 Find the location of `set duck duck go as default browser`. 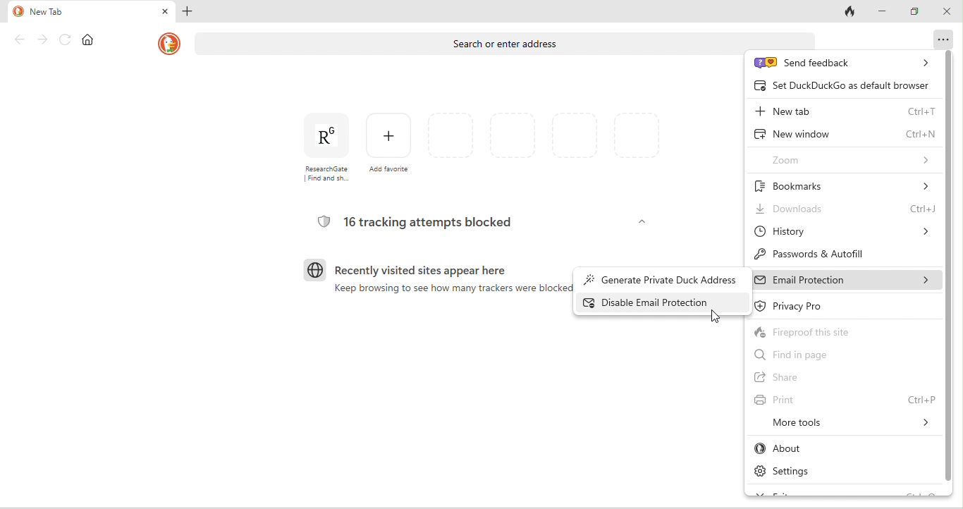

set duck duck go as default browser is located at coordinates (844, 87).